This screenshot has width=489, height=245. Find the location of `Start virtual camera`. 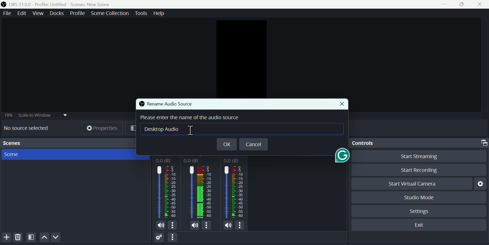

Start virtual camera is located at coordinates (412, 183).